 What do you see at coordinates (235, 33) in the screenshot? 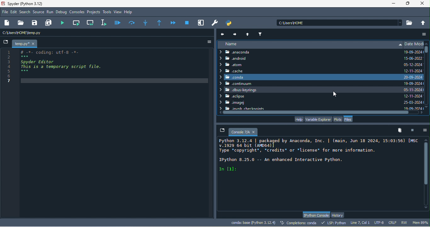
I see `next` at bounding box center [235, 33].